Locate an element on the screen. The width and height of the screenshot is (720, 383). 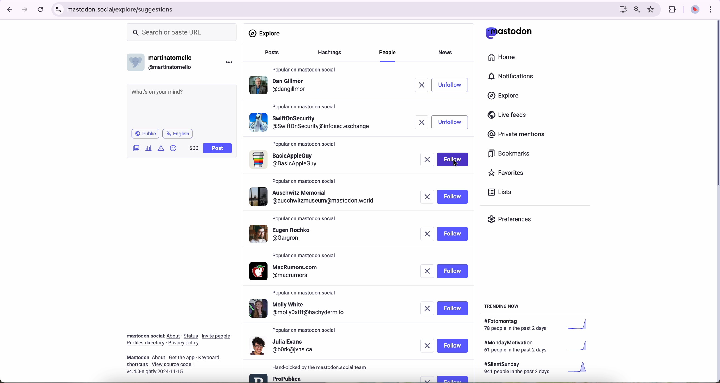
profile is located at coordinates (280, 86).